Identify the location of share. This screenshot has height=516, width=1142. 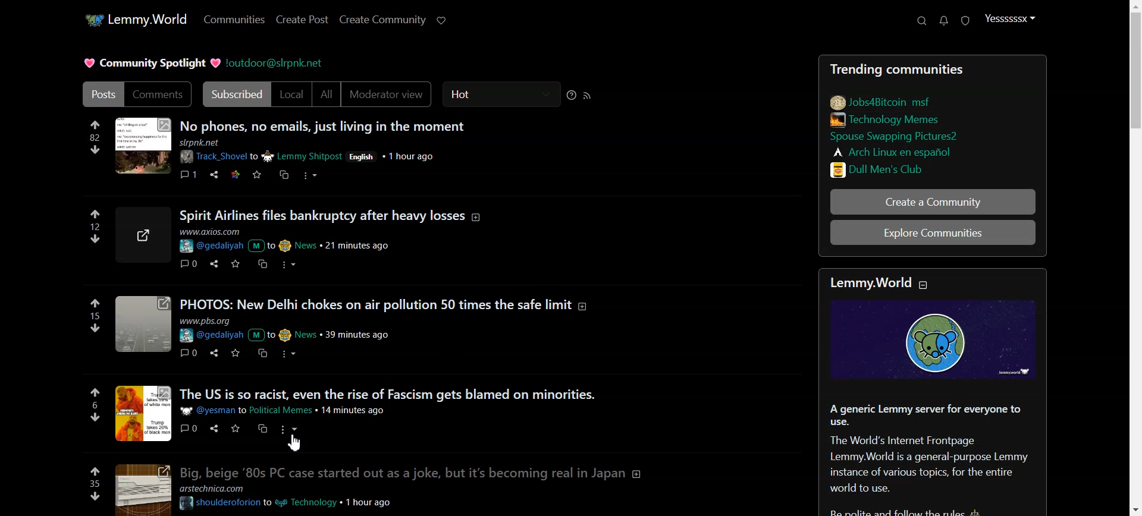
(212, 353).